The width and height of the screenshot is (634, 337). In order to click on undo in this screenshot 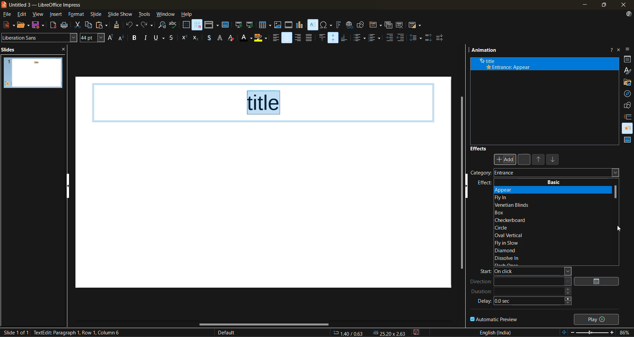, I will do `click(131, 25)`.